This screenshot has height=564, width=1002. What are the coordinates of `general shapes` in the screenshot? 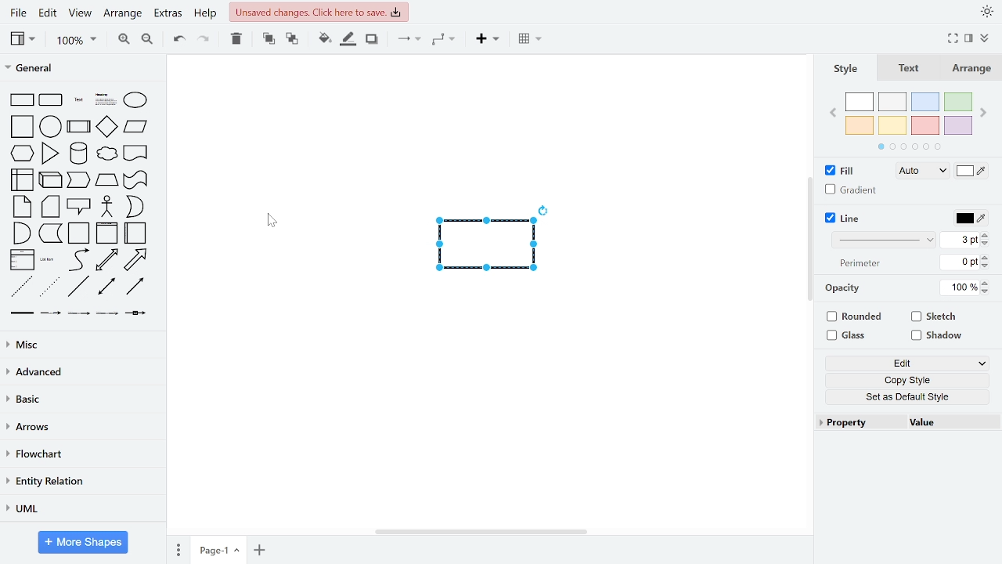 It's located at (135, 99).